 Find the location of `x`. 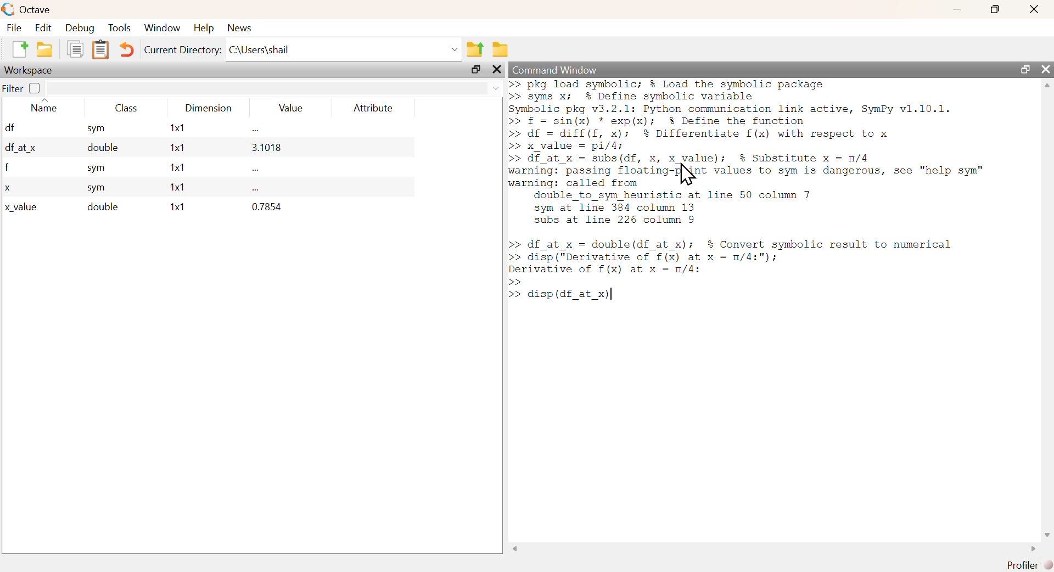

x is located at coordinates (8, 188).